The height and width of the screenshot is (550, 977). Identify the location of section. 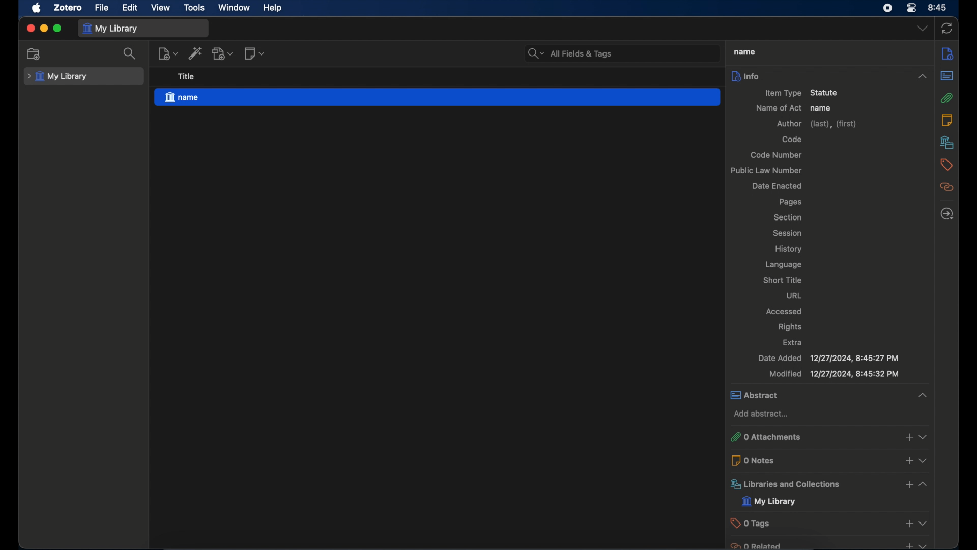
(789, 217).